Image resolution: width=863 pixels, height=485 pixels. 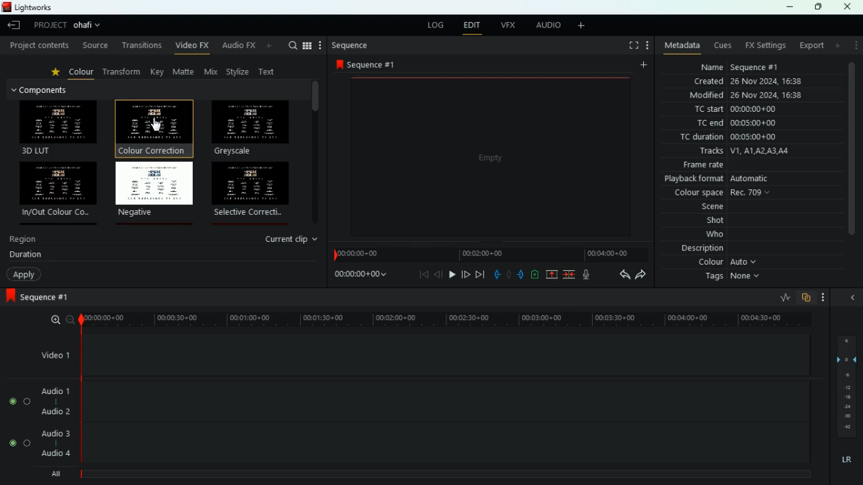 I want to click on opener, so click(x=854, y=298).